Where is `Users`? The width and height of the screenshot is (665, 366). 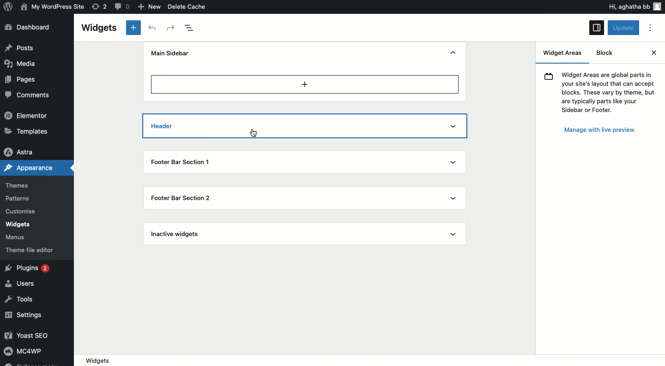 Users is located at coordinates (22, 283).